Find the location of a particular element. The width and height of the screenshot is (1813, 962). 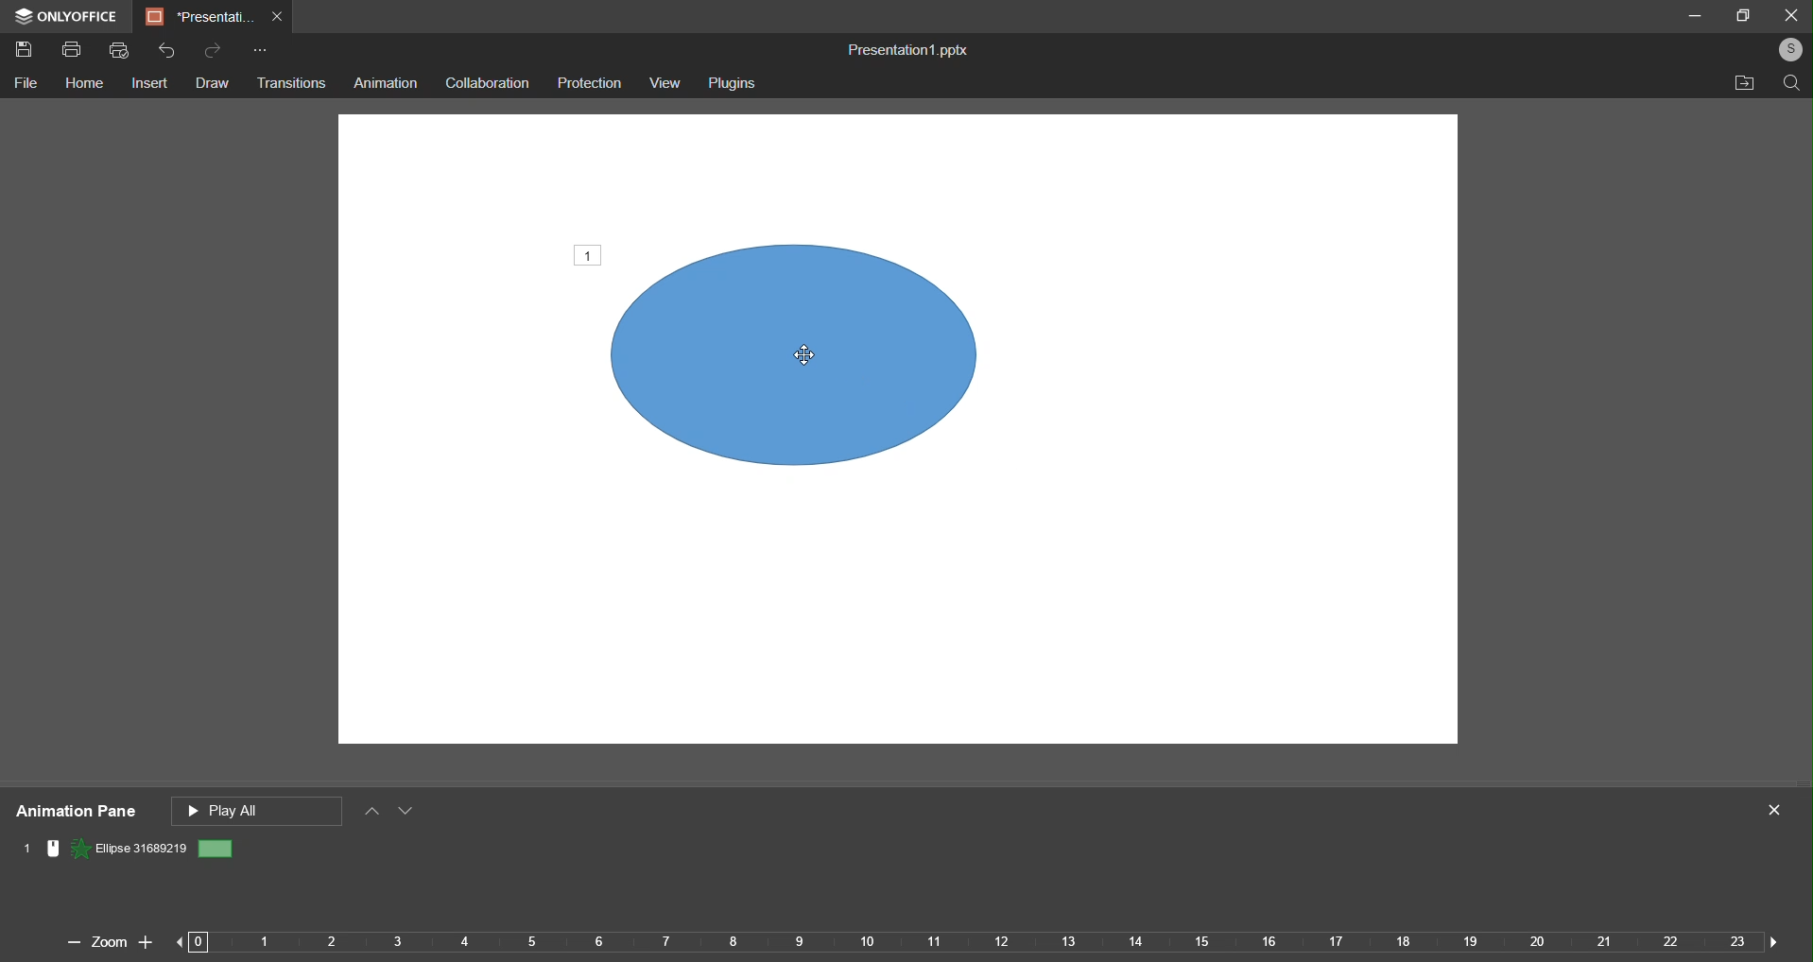

Presentation1.pptx is located at coordinates (903, 46).